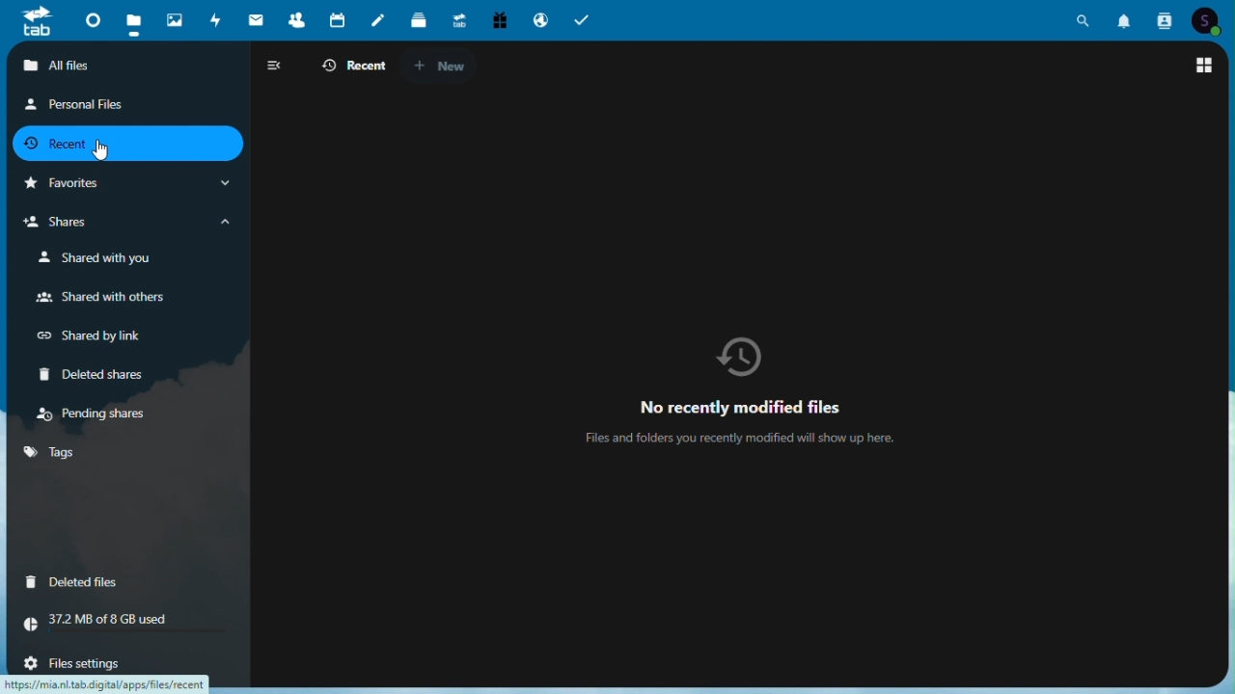 The width and height of the screenshot is (1235, 694). What do you see at coordinates (90, 375) in the screenshot?
I see `Deleted shares` at bounding box center [90, 375].